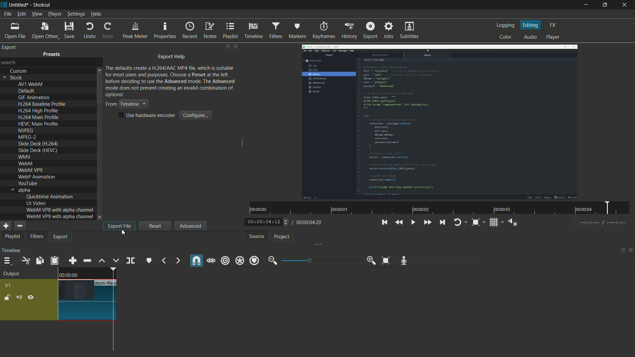 This screenshot has height=357, width=635. Describe the element at coordinates (255, 261) in the screenshot. I see `ripple markers` at that location.